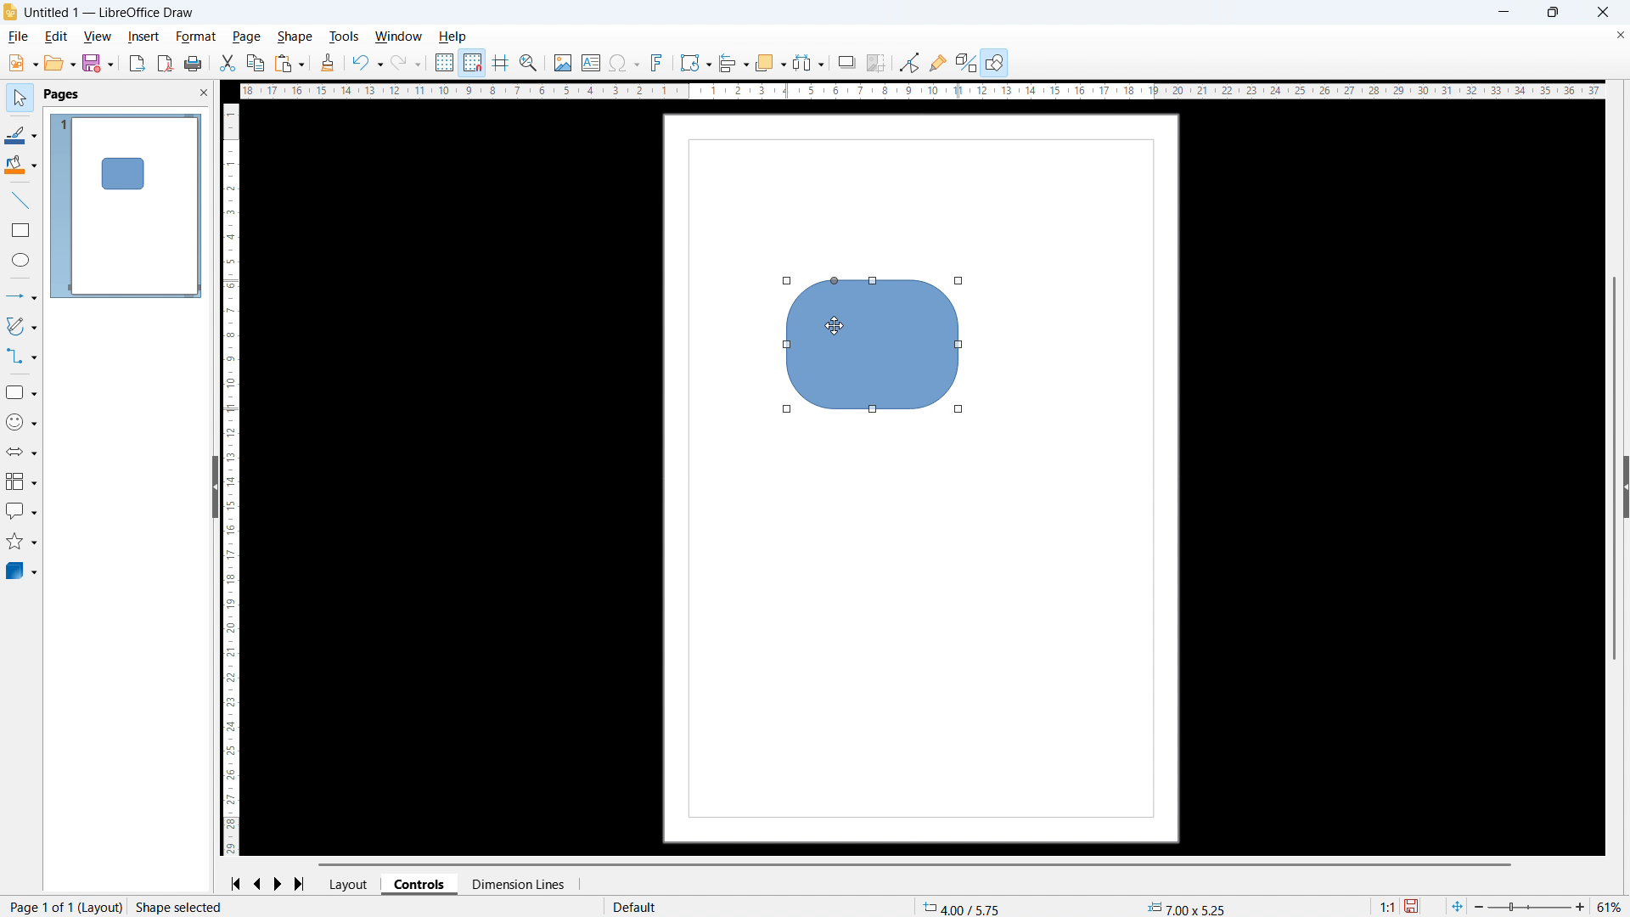 The width and height of the screenshot is (1630, 917). Describe the element at coordinates (1504, 13) in the screenshot. I see `minimise ` at that location.